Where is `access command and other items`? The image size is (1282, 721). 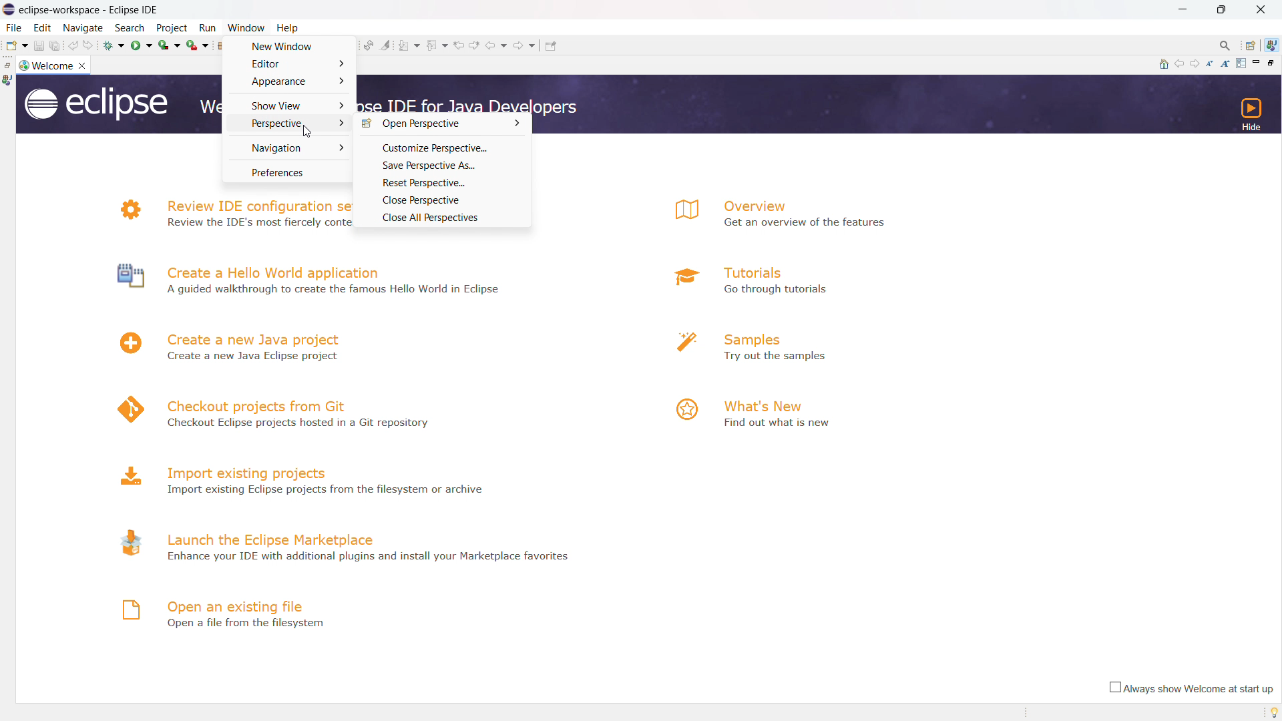
access command and other items is located at coordinates (1226, 46).